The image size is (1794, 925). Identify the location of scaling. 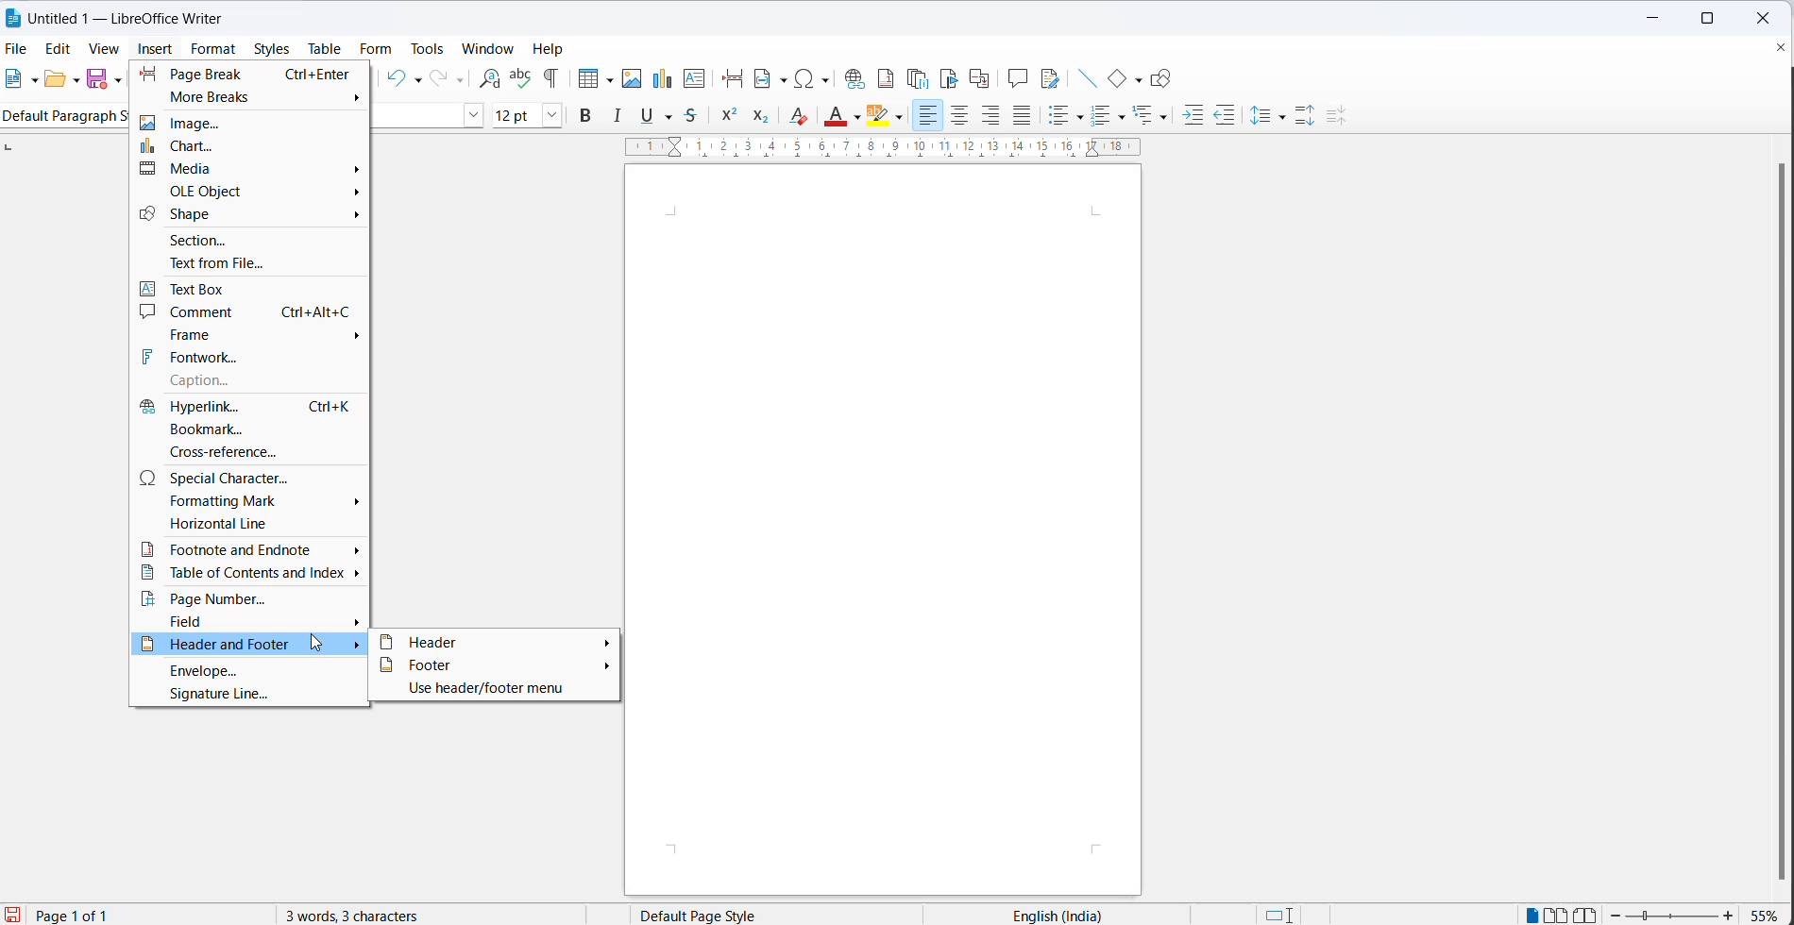
(888, 149).